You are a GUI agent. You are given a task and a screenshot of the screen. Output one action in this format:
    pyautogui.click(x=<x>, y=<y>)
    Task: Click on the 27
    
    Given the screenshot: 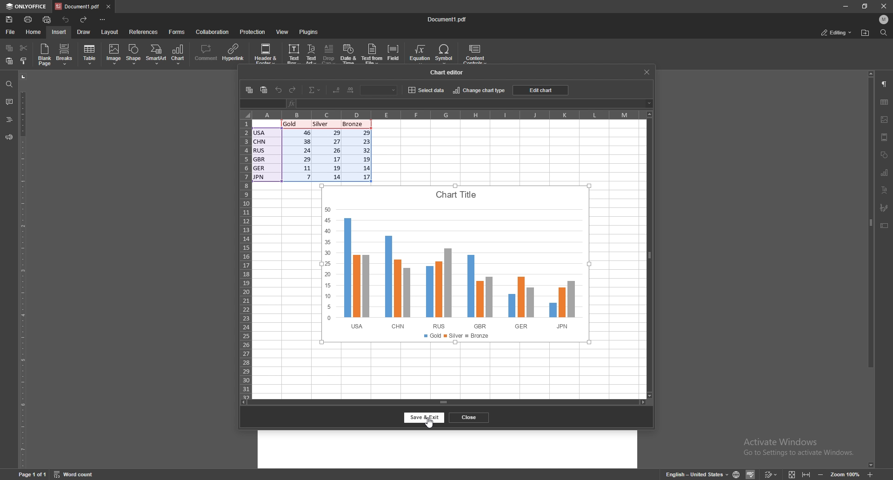 What is the action you would take?
    pyautogui.click(x=334, y=141)
    